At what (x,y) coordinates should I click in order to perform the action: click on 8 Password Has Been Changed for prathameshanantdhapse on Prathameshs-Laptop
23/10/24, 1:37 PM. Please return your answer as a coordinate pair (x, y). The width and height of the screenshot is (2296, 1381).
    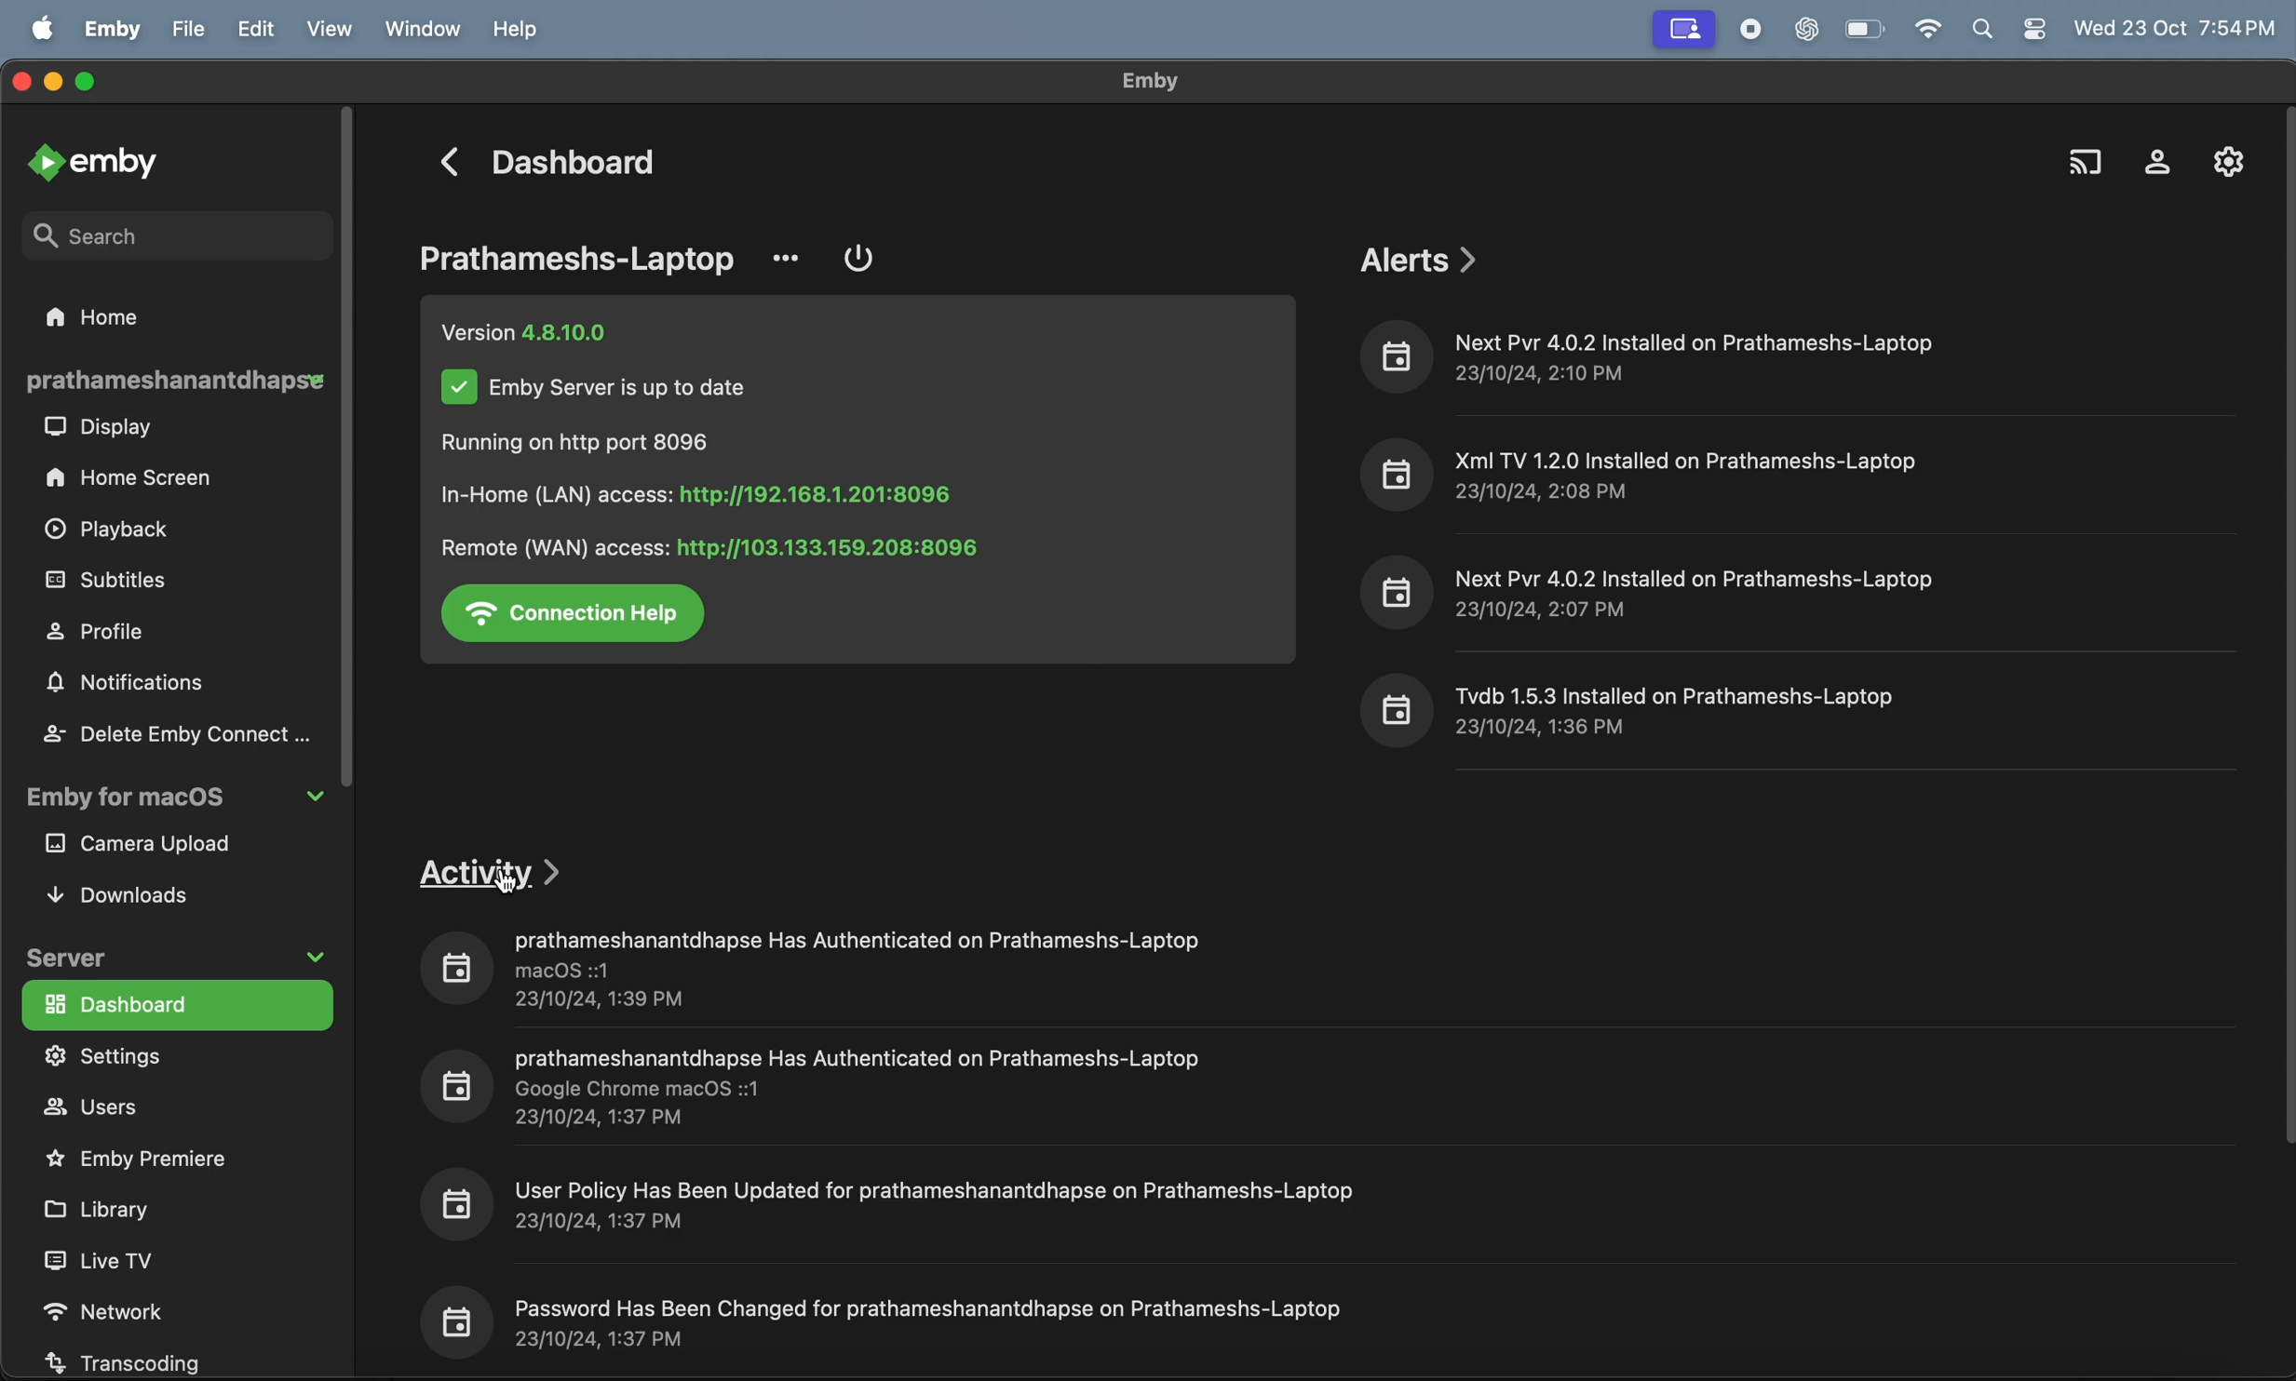
    Looking at the image, I should click on (887, 1317).